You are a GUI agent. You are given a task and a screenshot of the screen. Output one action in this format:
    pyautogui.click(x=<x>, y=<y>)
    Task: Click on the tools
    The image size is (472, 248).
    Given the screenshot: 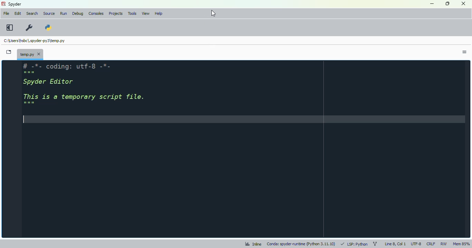 What is the action you would take?
    pyautogui.click(x=132, y=14)
    